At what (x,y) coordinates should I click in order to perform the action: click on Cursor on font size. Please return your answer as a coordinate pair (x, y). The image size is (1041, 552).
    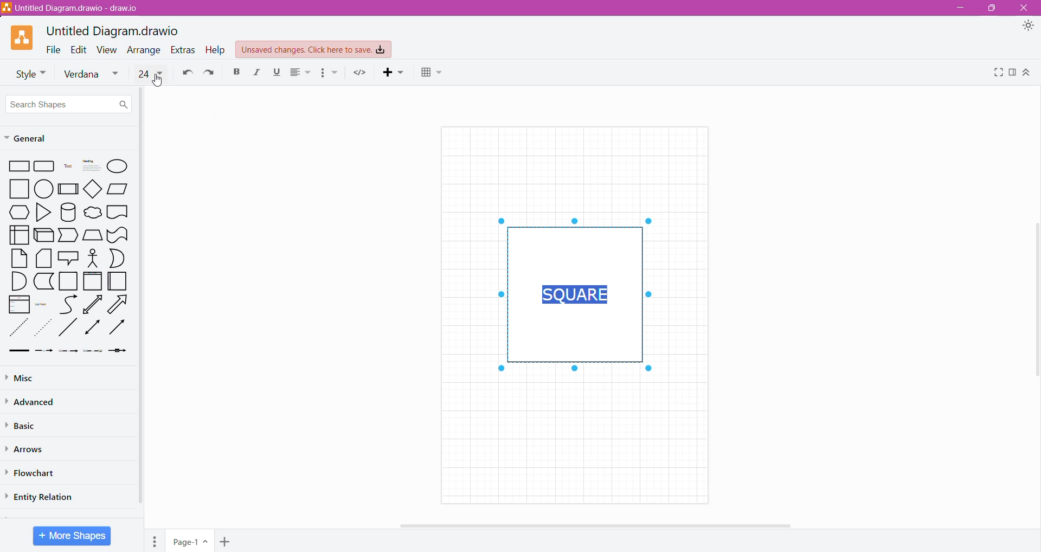
    Looking at the image, I should click on (157, 82).